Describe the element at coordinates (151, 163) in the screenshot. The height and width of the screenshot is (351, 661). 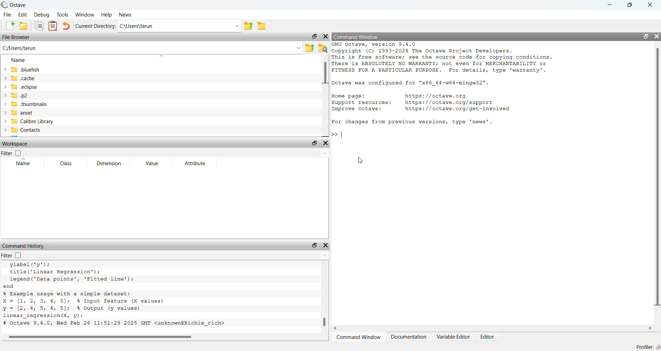
I see `value` at that location.